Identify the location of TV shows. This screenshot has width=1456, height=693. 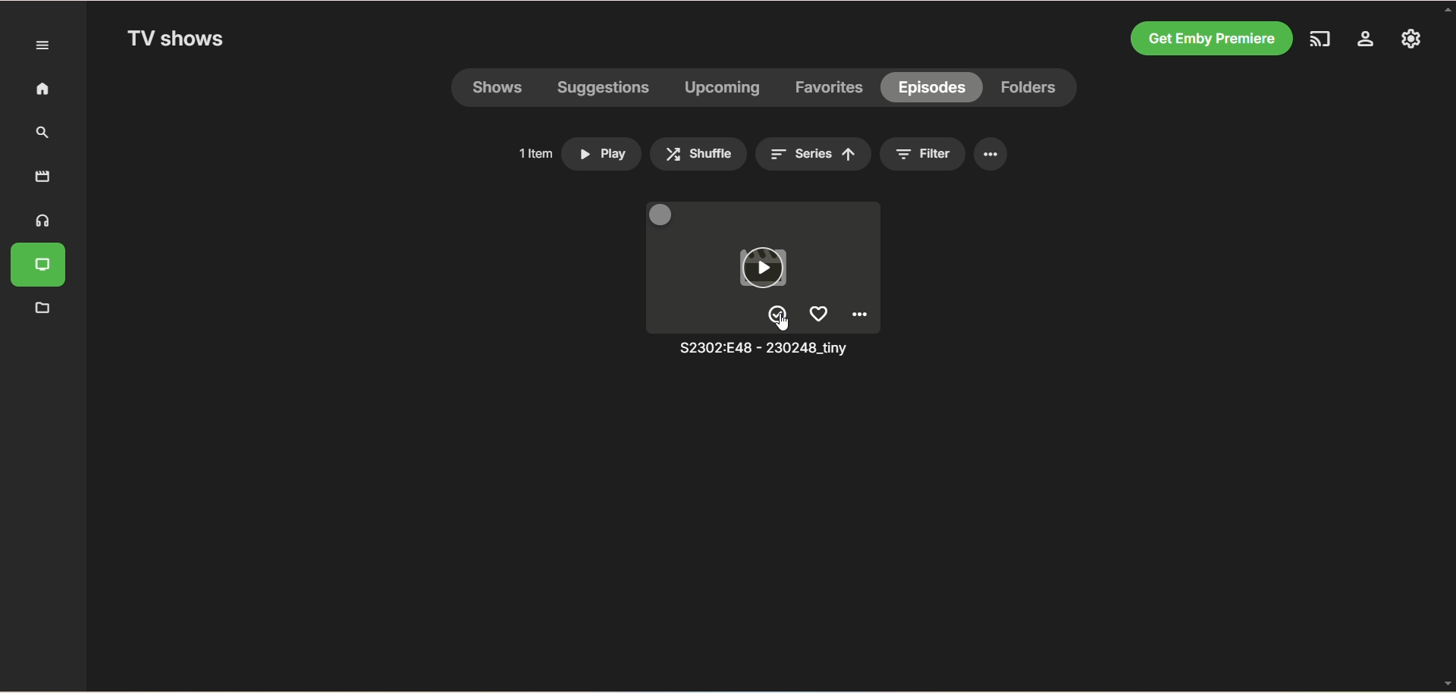
(178, 40).